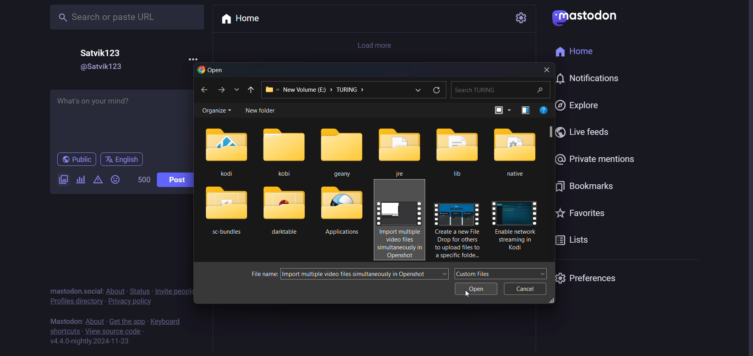 Image resolution: width=753 pixels, height=356 pixels. Describe the element at coordinates (78, 180) in the screenshot. I see `poll` at that location.